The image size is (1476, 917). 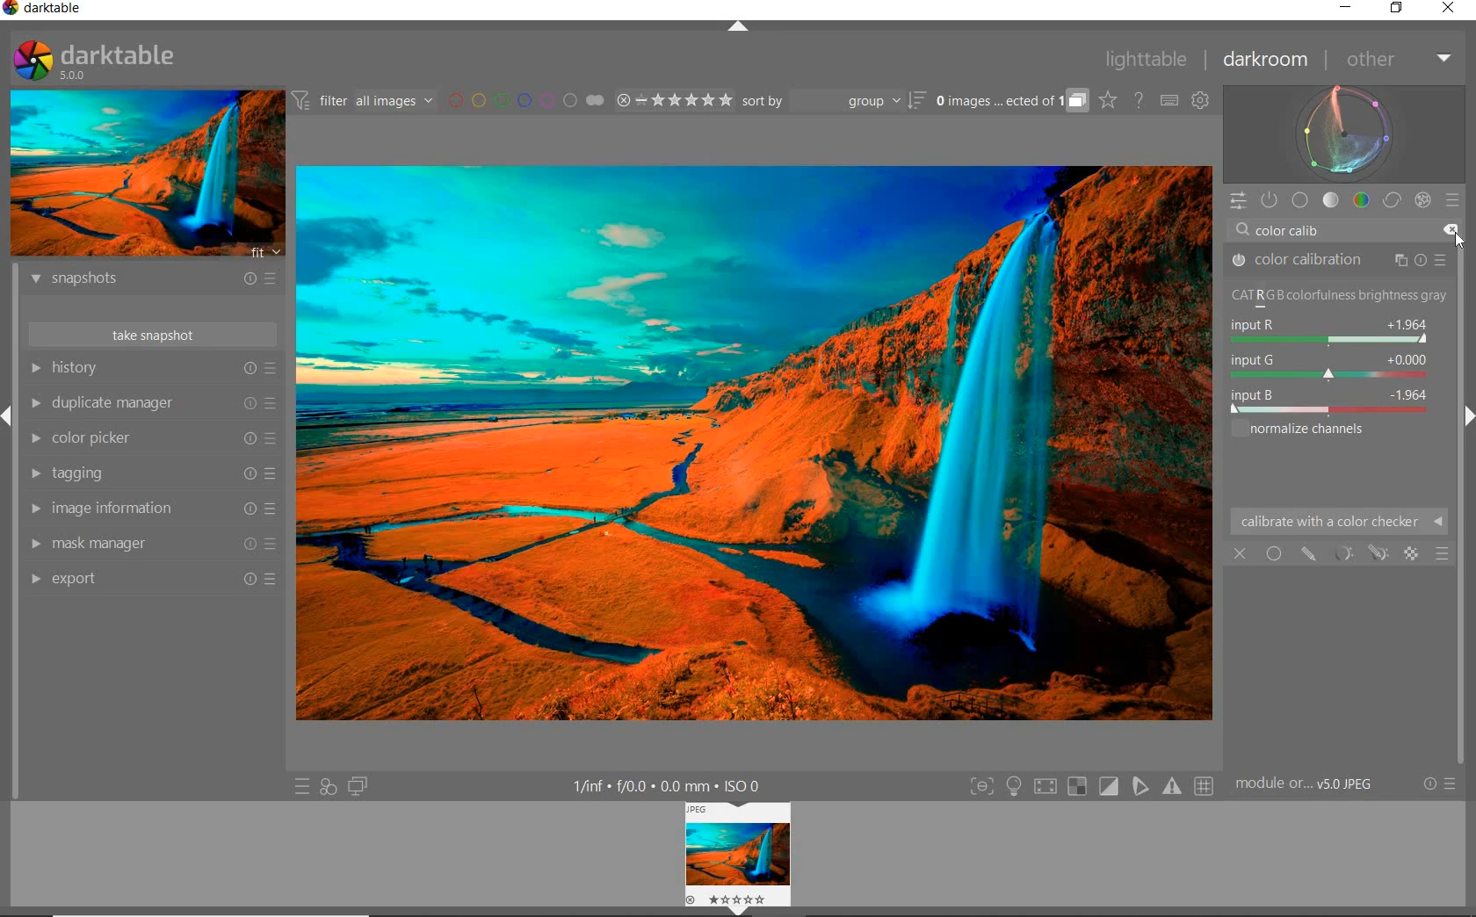 I want to click on history, so click(x=152, y=367).